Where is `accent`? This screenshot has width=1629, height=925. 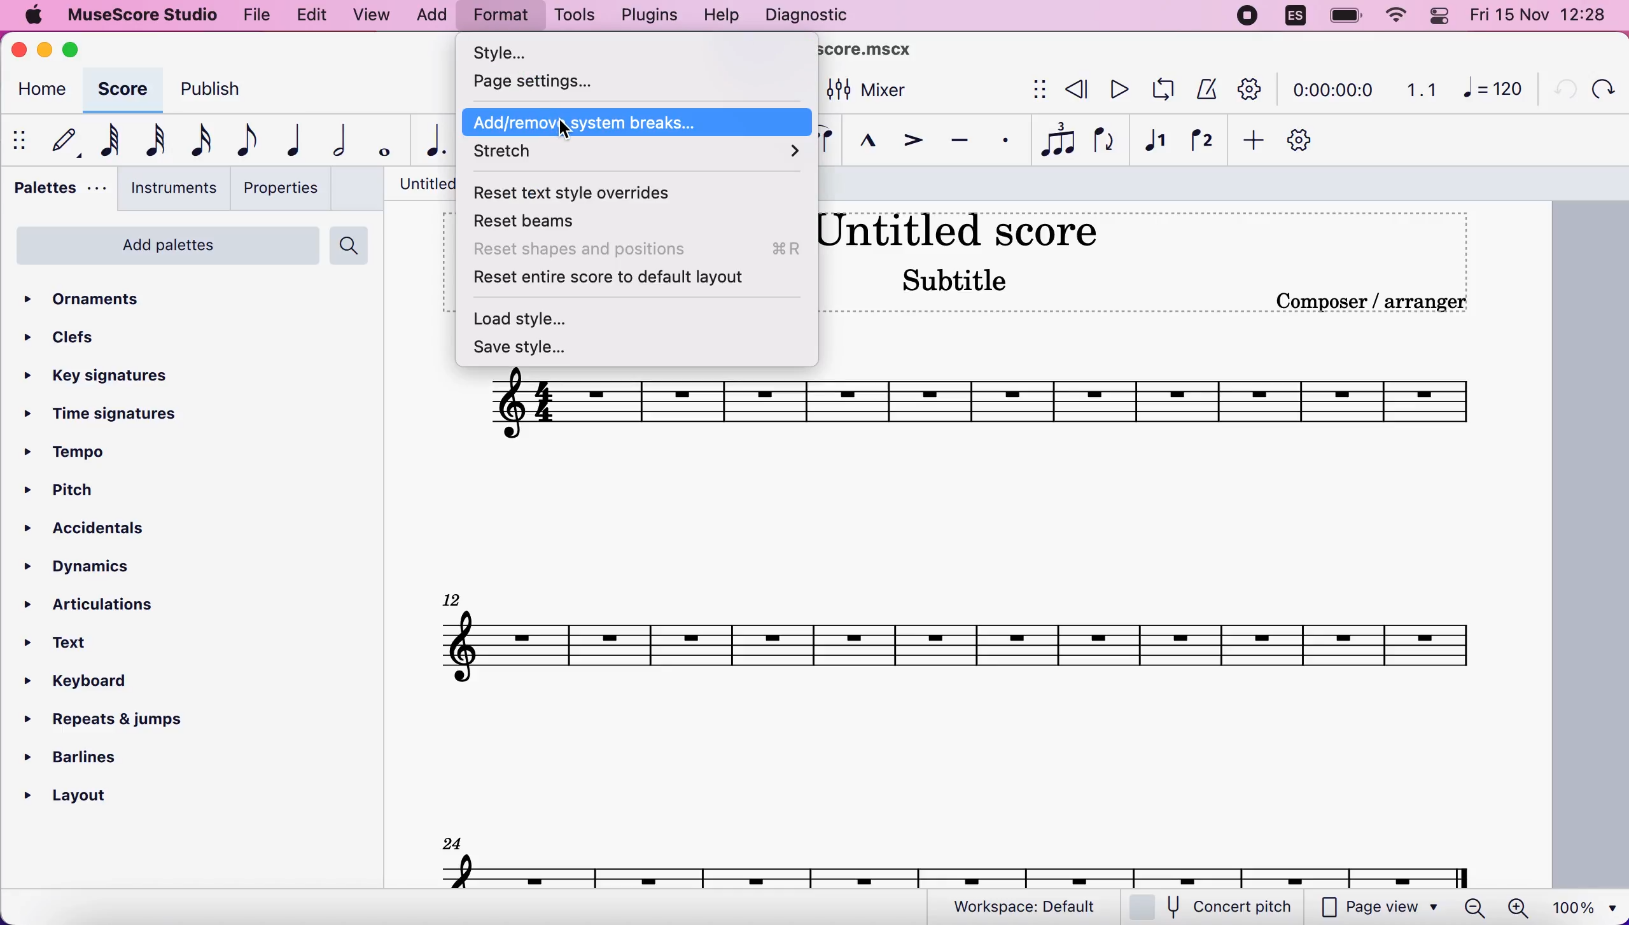 accent is located at coordinates (906, 143).